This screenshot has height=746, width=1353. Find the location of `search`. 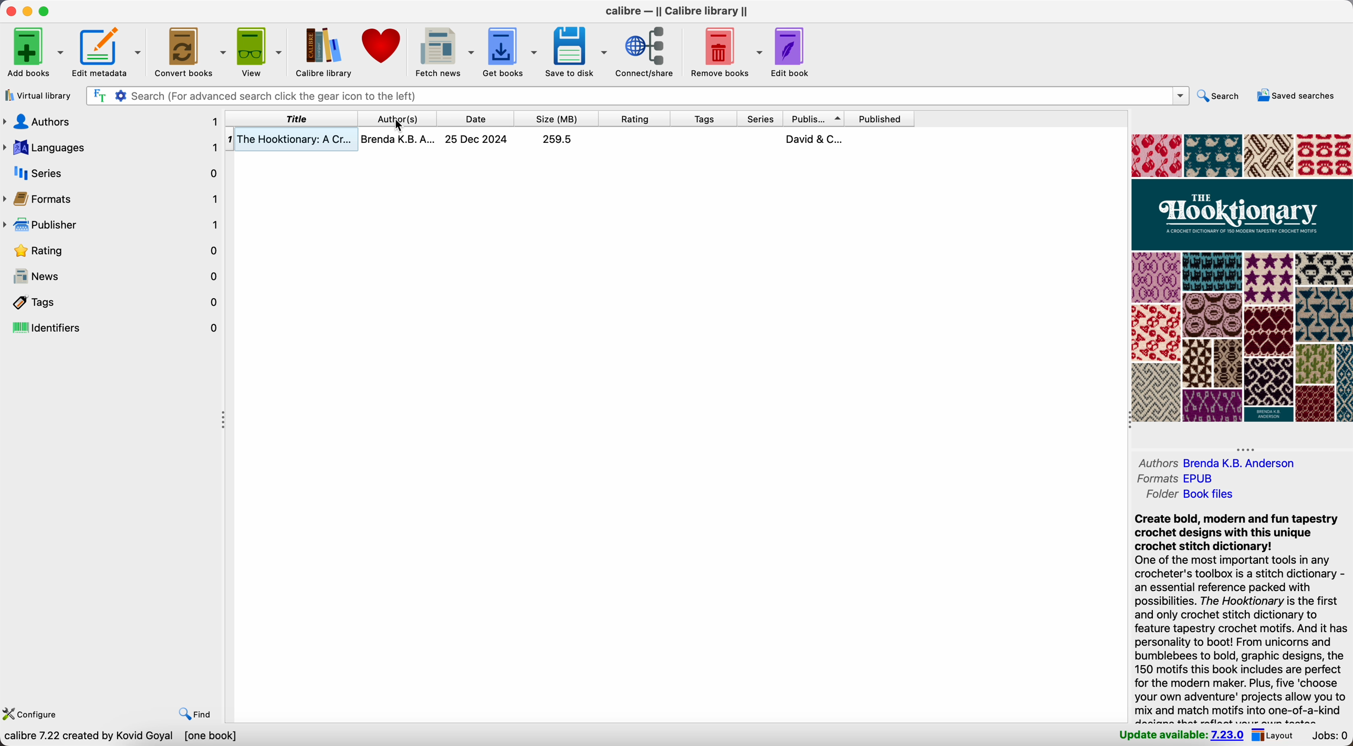

search is located at coordinates (1222, 96).